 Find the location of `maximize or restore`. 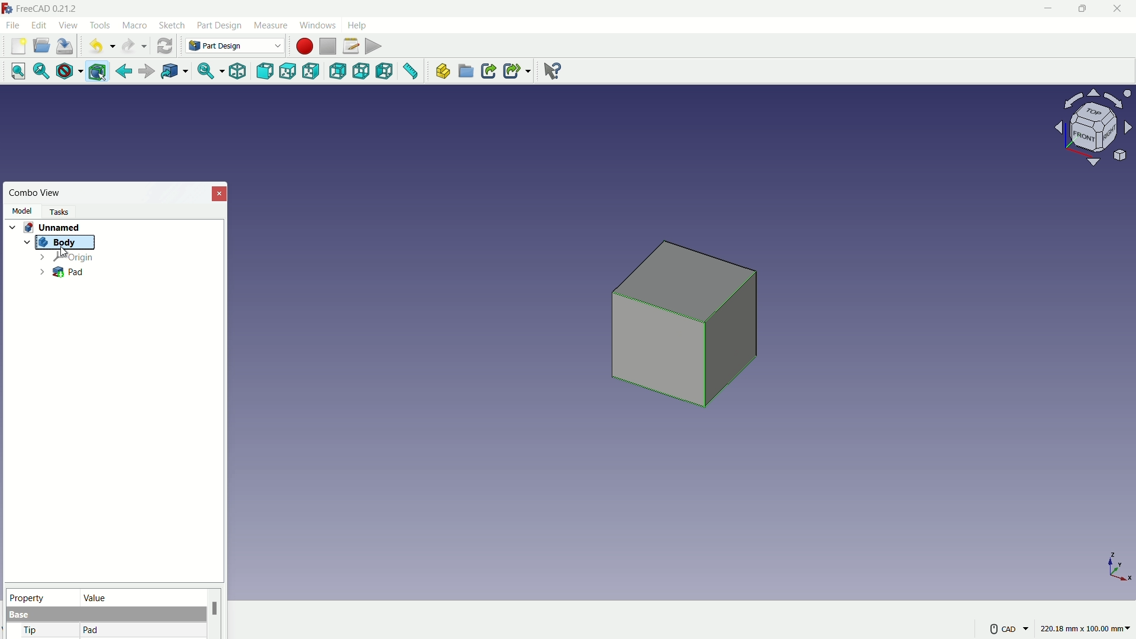

maximize or restore is located at coordinates (1081, 8).